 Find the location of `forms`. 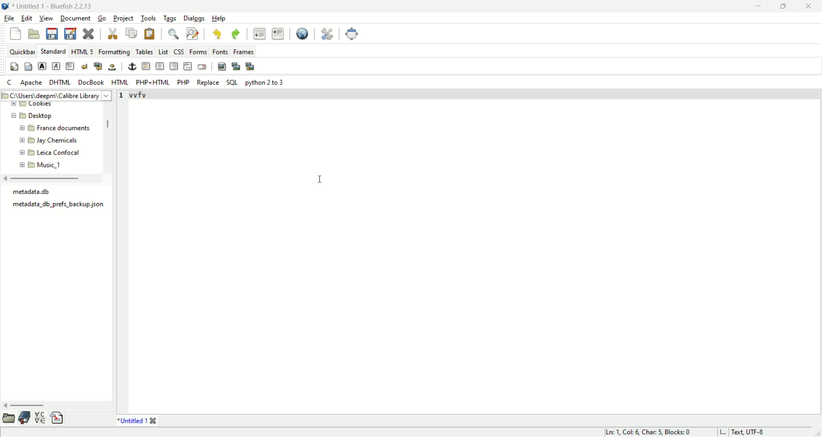

forms is located at coordinates (200, 51).